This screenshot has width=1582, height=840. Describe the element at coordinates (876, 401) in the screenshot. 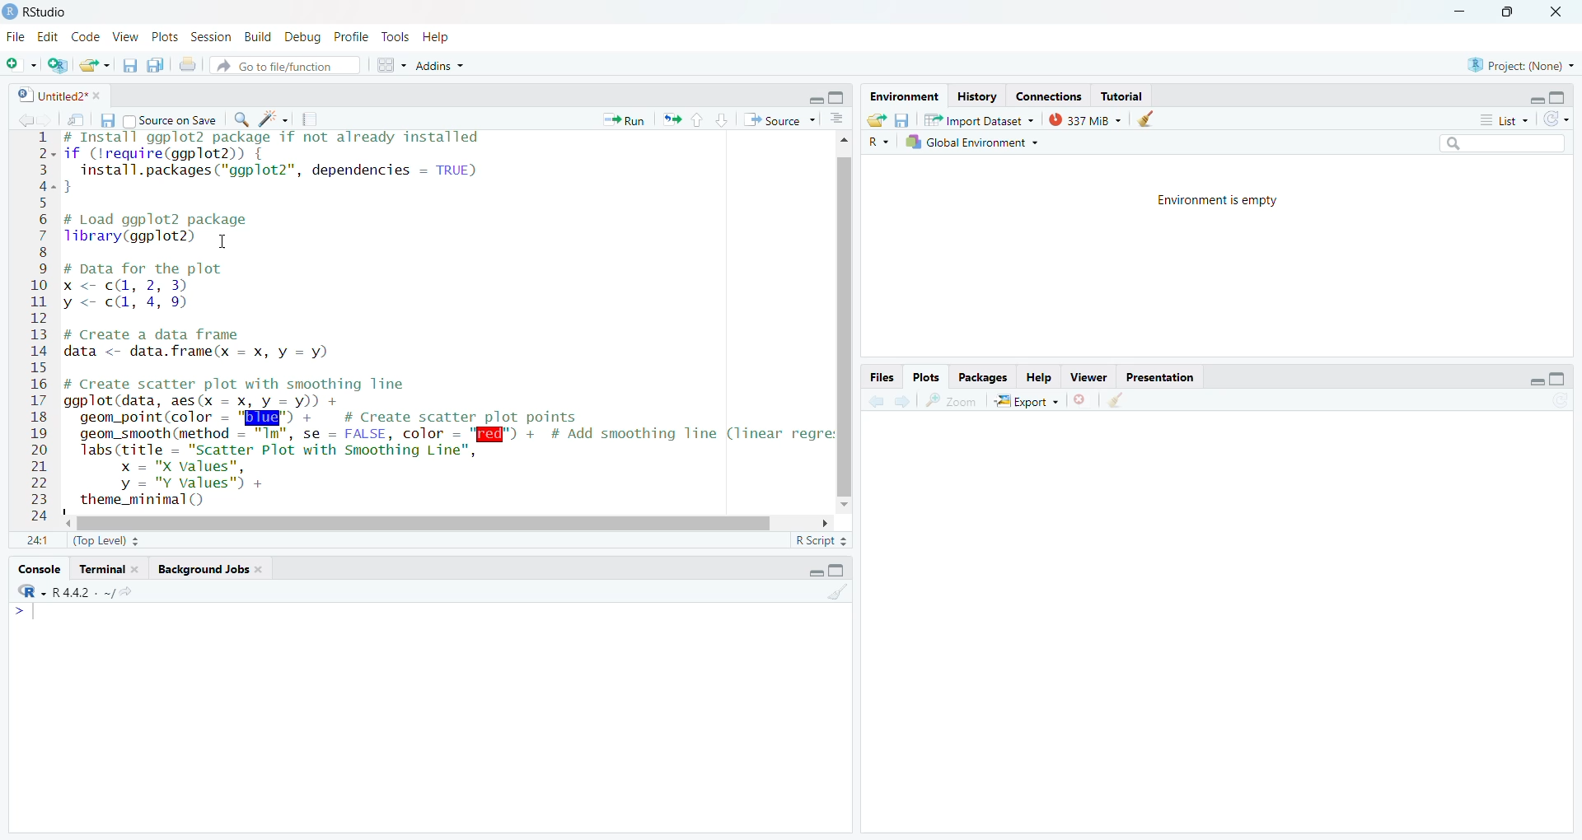

I see `go back` at that location.